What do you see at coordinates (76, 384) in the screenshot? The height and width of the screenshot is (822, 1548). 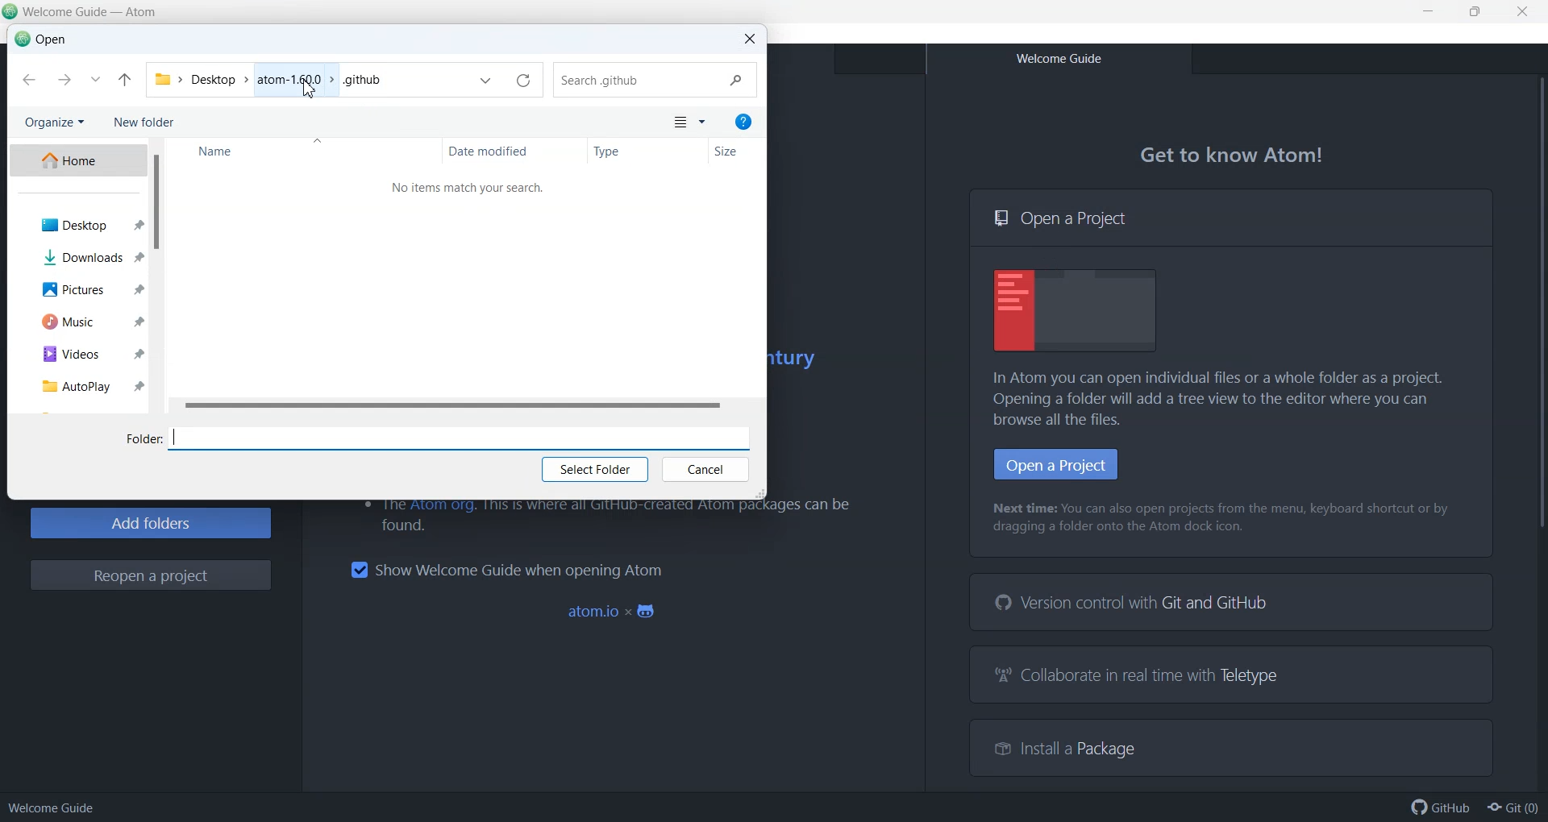 I see `AutoPlay` at bounding box center [76, 384].